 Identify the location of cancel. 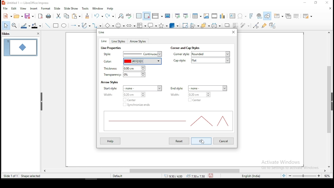
(224, 141).